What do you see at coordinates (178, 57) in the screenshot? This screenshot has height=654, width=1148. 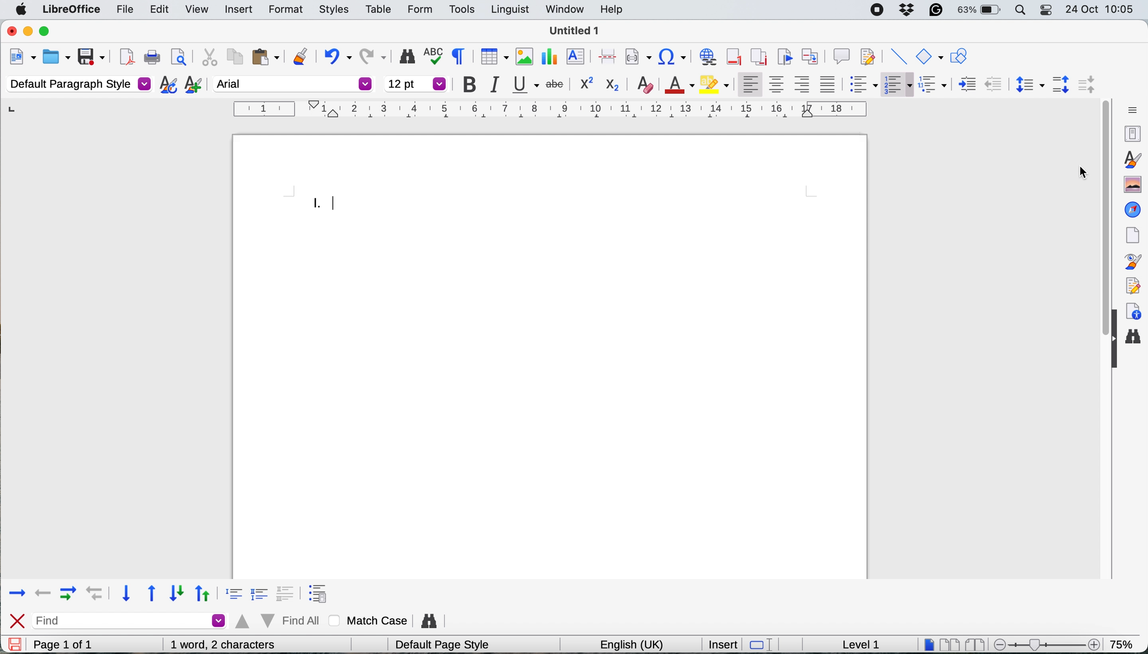 I see `print preview` at bounding box center [178, 57].